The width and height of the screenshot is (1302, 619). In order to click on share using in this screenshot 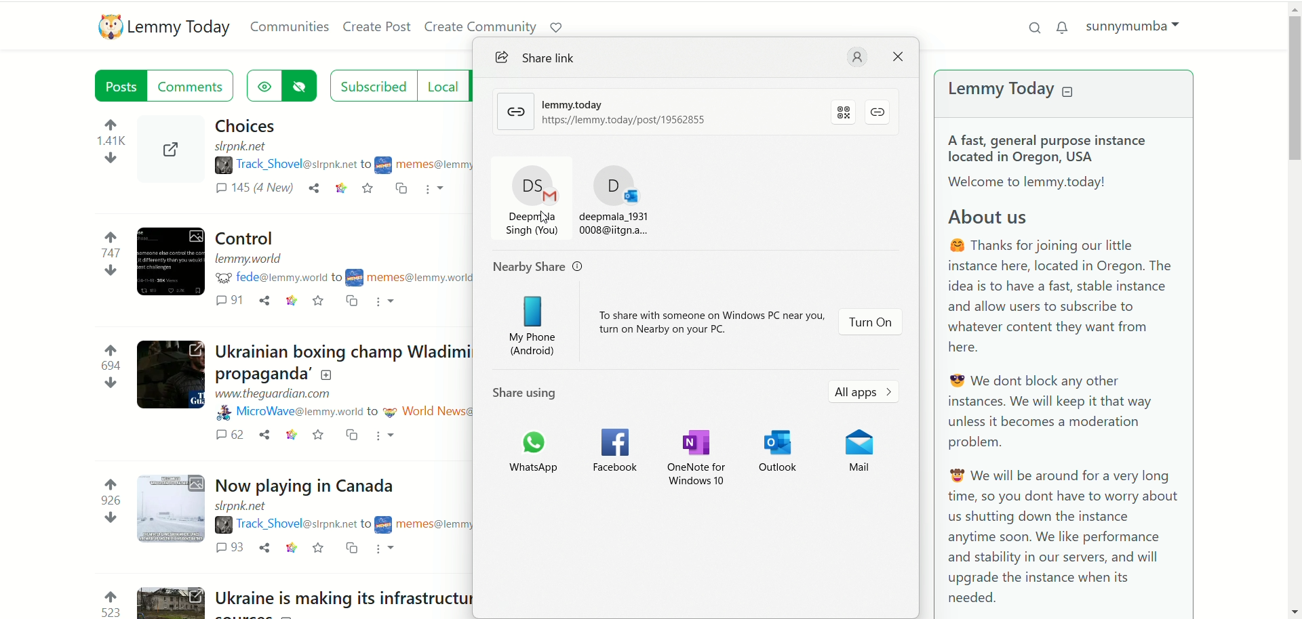, I will do `click(526, 391)`.